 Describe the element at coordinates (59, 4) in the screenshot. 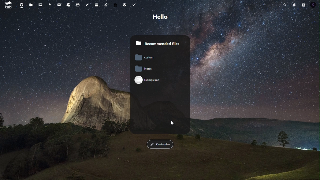

I see `mail` at that location.